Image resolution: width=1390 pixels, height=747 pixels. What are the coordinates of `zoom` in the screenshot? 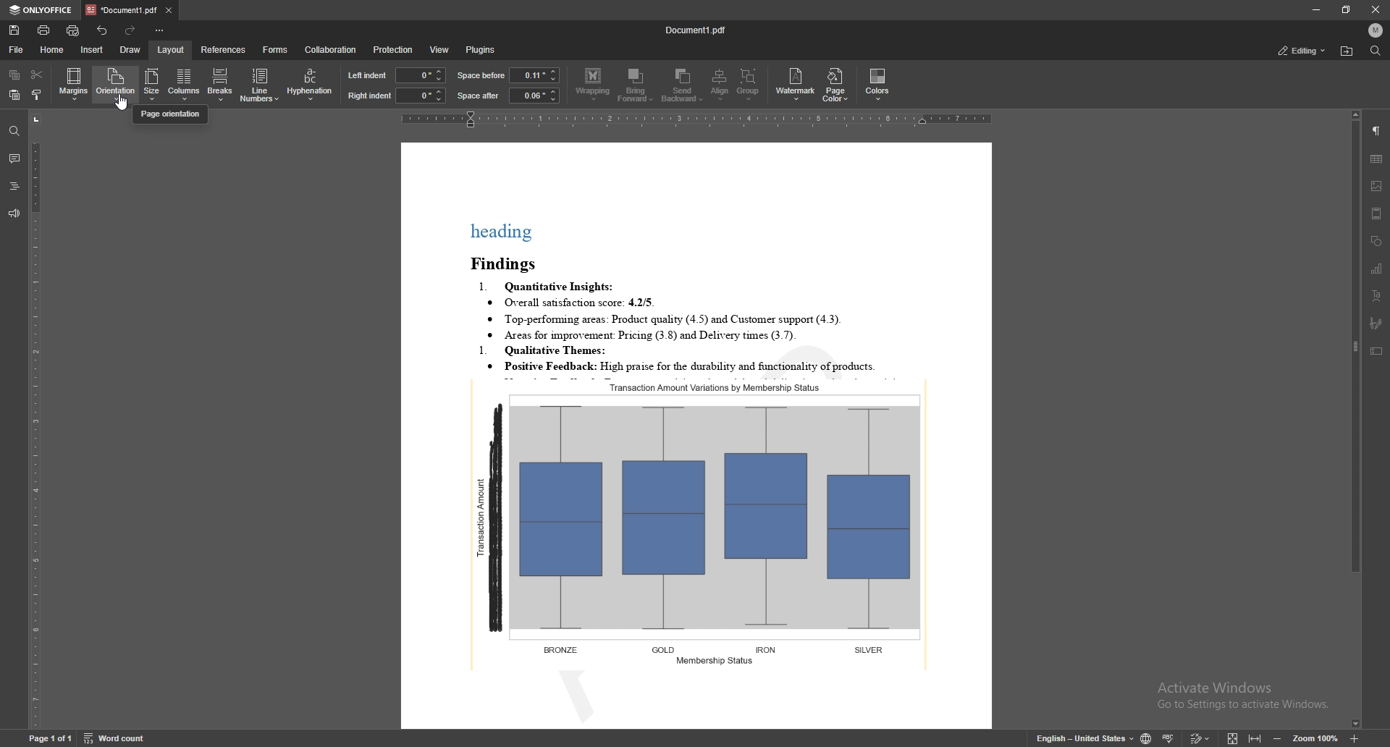 It's located at (1315, 738).